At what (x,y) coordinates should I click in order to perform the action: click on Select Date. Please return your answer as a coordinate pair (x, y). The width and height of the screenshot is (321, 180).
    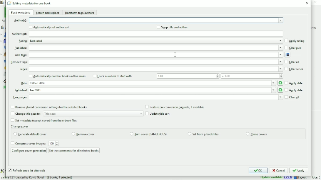
    Looking at the image, I should click on (156, 83).